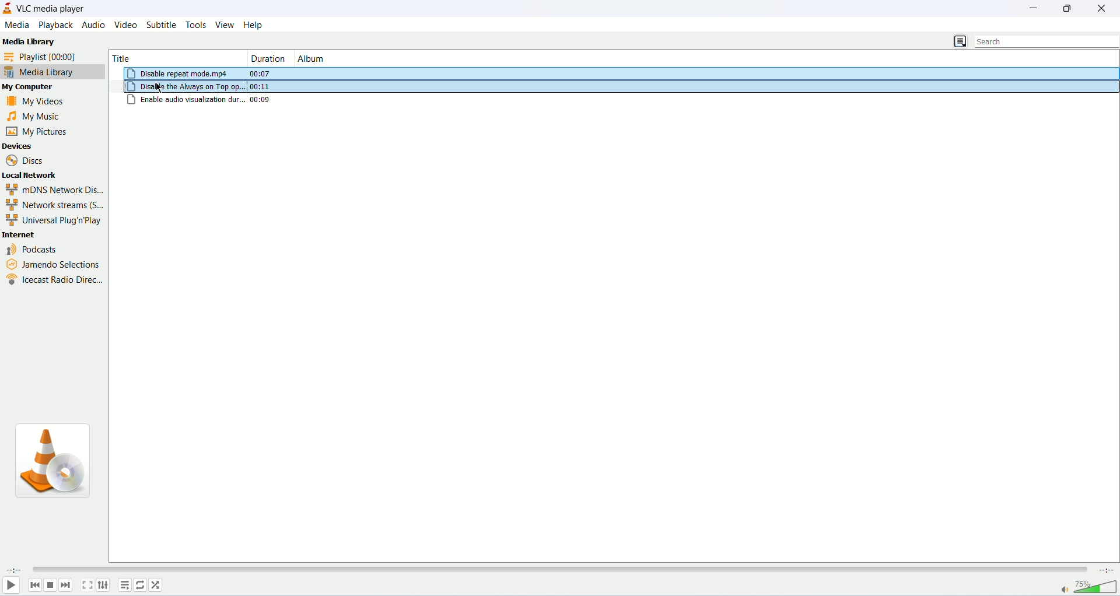 The width and height of the screenshot is (1120, 596). Describe the element at coordinates (1064, 591) in the screenshot. I see `mute` at that location.